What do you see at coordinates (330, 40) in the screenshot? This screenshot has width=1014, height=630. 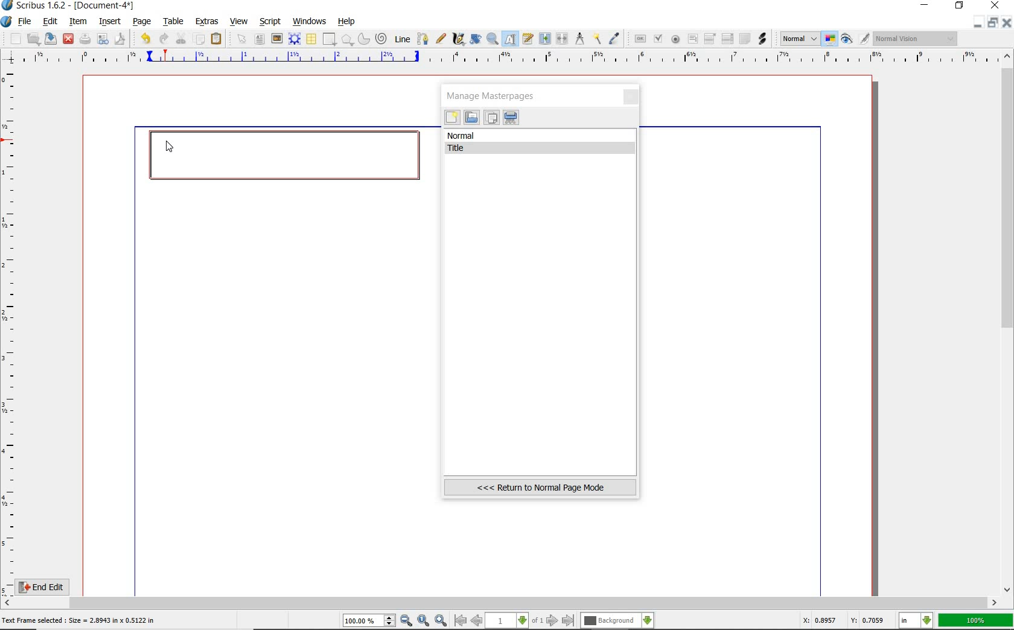 I see `shape` at bounding box center [330, 40].